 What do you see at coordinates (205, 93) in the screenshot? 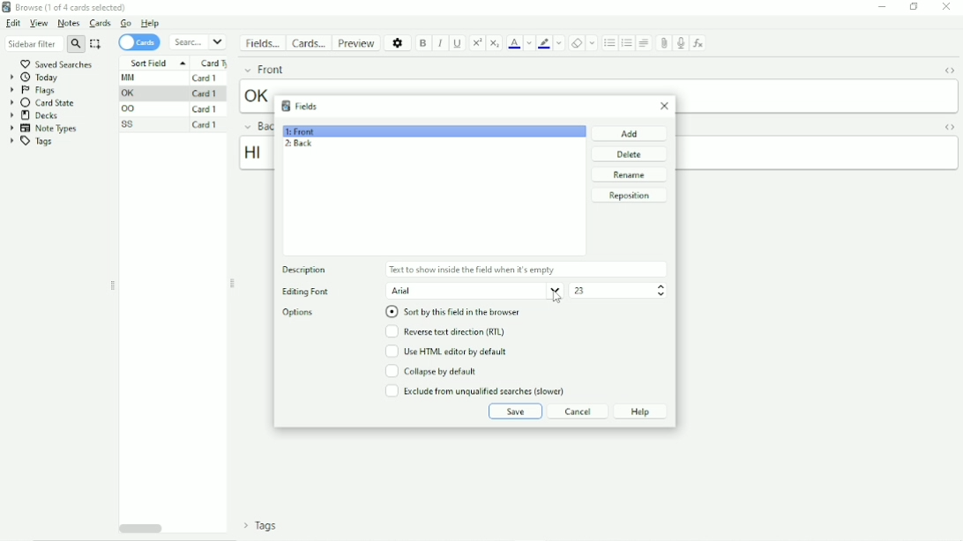
I see `Card 1` at bounding box center [205, 93].